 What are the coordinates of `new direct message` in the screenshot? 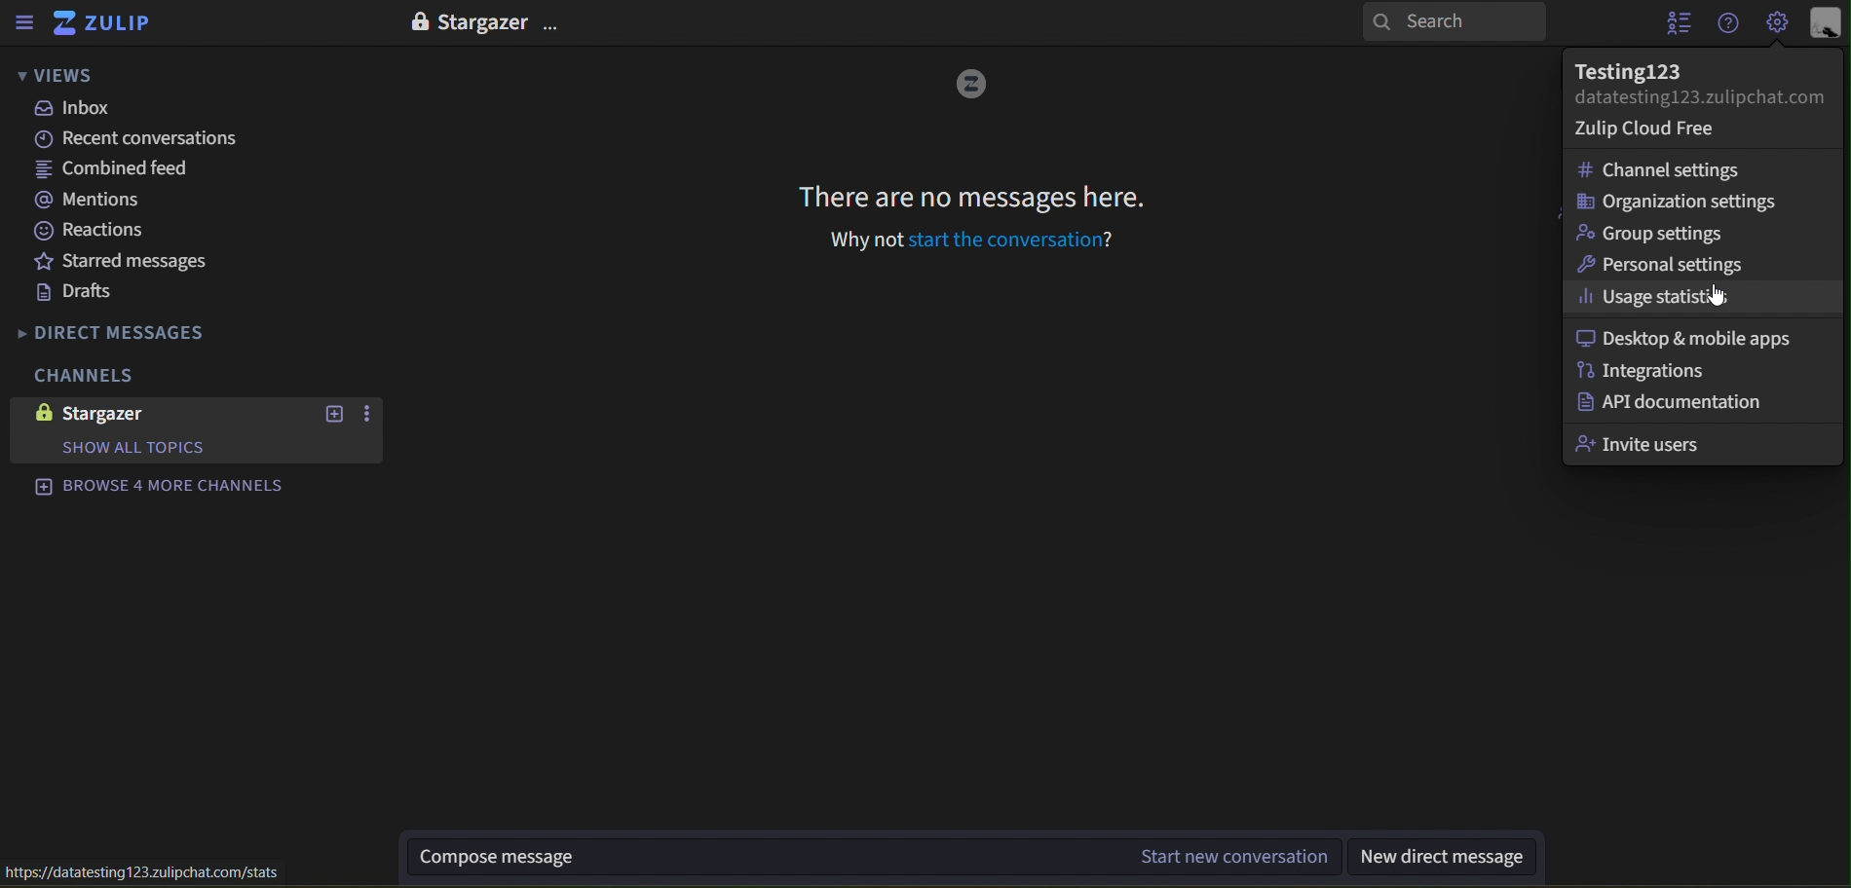 It's located at (1449, 860).